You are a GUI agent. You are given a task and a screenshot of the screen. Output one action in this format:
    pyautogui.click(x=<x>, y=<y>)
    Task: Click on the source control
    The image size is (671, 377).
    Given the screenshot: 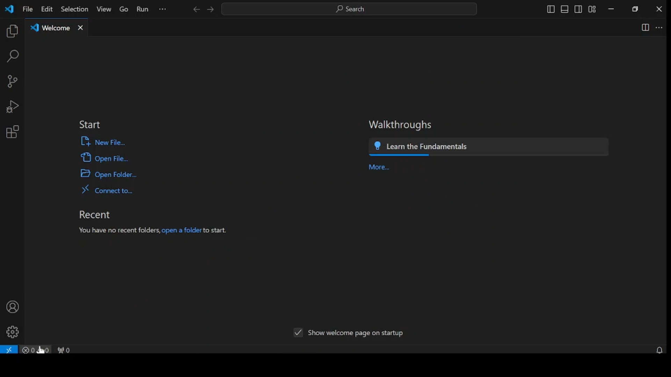 What is the action you would take?
    pyautogui.click(x=12, y=82)
    